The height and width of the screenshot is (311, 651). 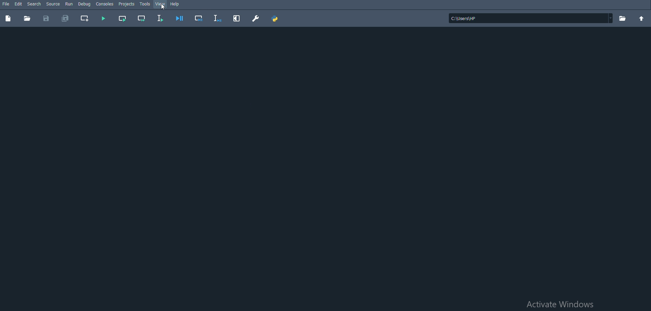 What do you see at coordinates (53, 3) in the screenshot?
I see `Source` at bounding box center [53, 3].